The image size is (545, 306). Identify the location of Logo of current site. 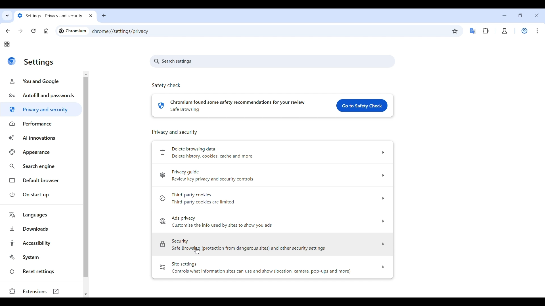
(12, 61).